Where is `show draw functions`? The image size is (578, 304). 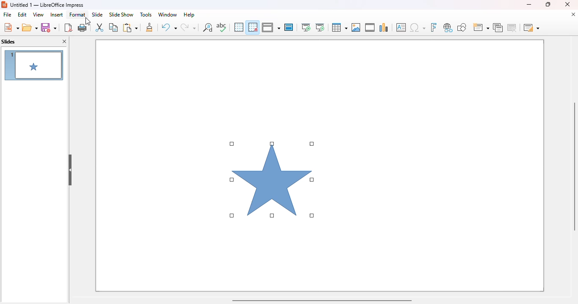 show draw functions is located at coordinates (461, 27).